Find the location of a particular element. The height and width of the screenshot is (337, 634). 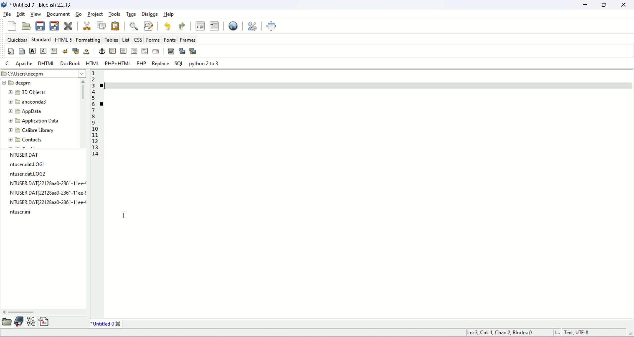

view in browser is located at coordinates (233, 26).